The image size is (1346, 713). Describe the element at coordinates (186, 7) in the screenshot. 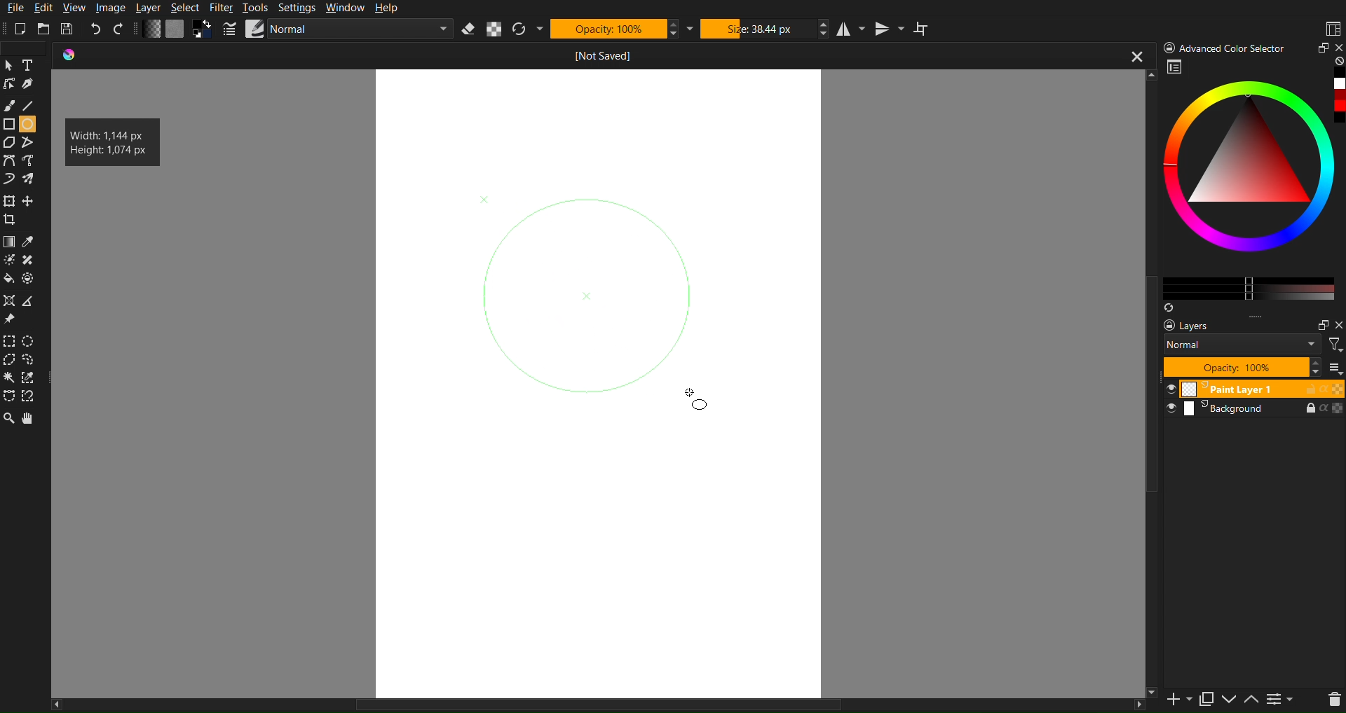

I see `Select` at that location.